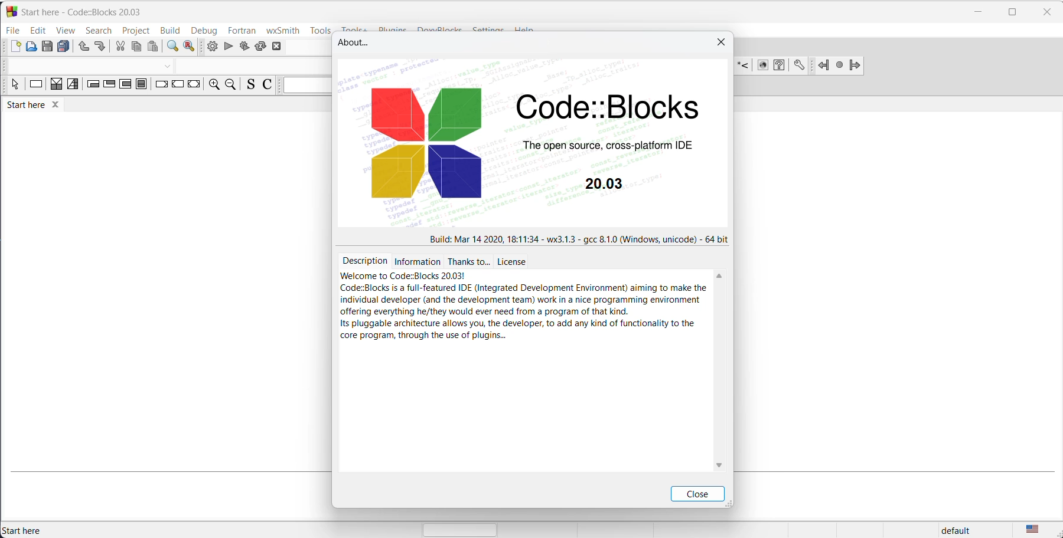  What do you see at coordinates (30, 50) in the screenshot?
I see `open file` at bounding box center [30, 50].